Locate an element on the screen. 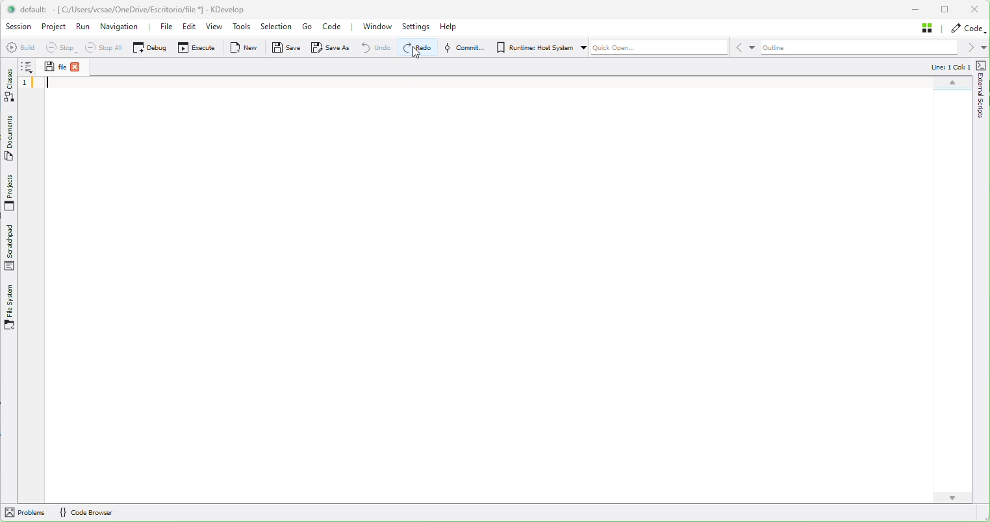 This screenshot has width=990, height=522. Save is located at coordinates (288, 47).